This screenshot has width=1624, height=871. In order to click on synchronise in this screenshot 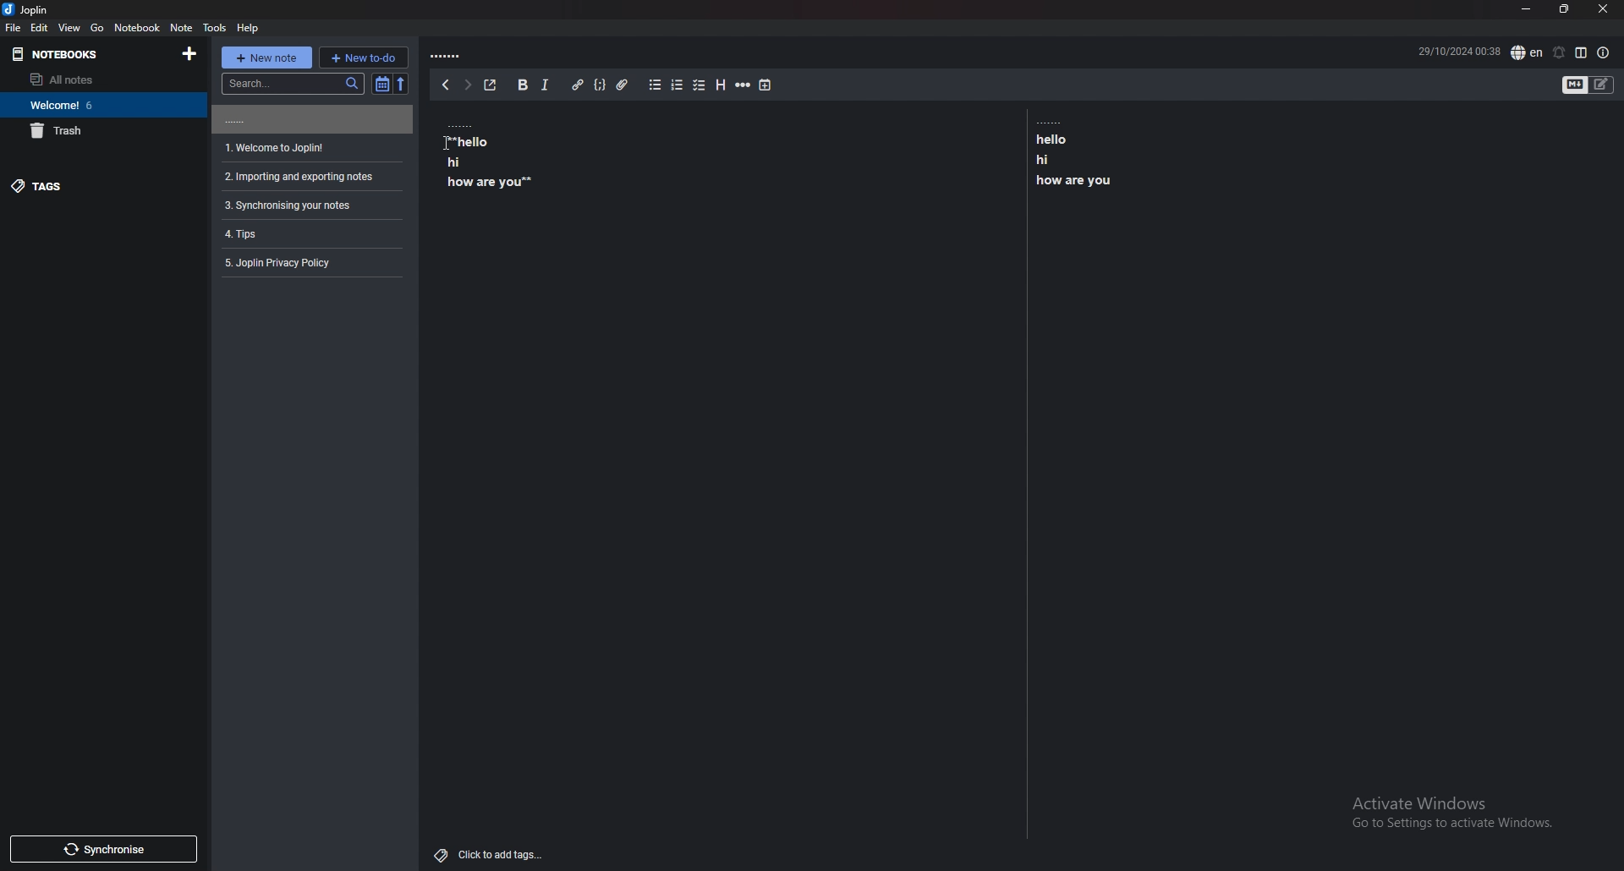, I will do `click(104, 849)`.